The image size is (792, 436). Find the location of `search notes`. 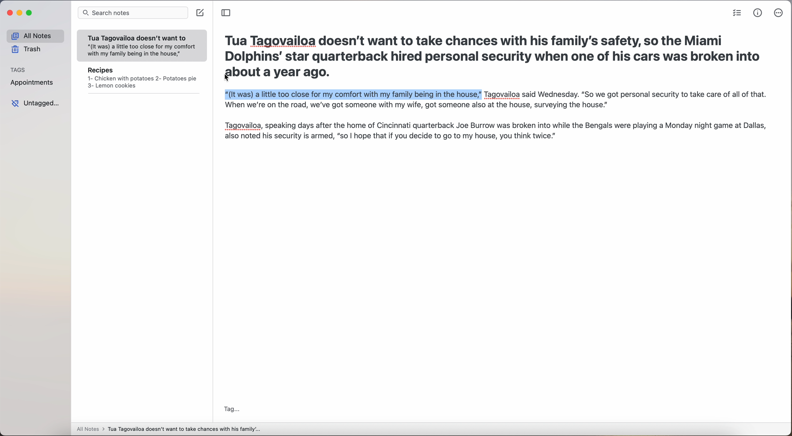

search notes is located at coordinates (133, 13).